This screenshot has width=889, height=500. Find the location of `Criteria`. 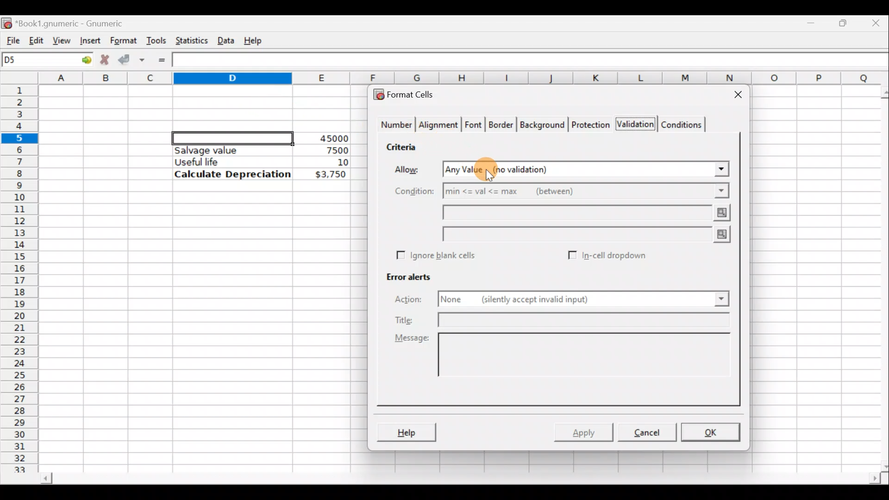

Criteria is located at coordinates (401, 146).